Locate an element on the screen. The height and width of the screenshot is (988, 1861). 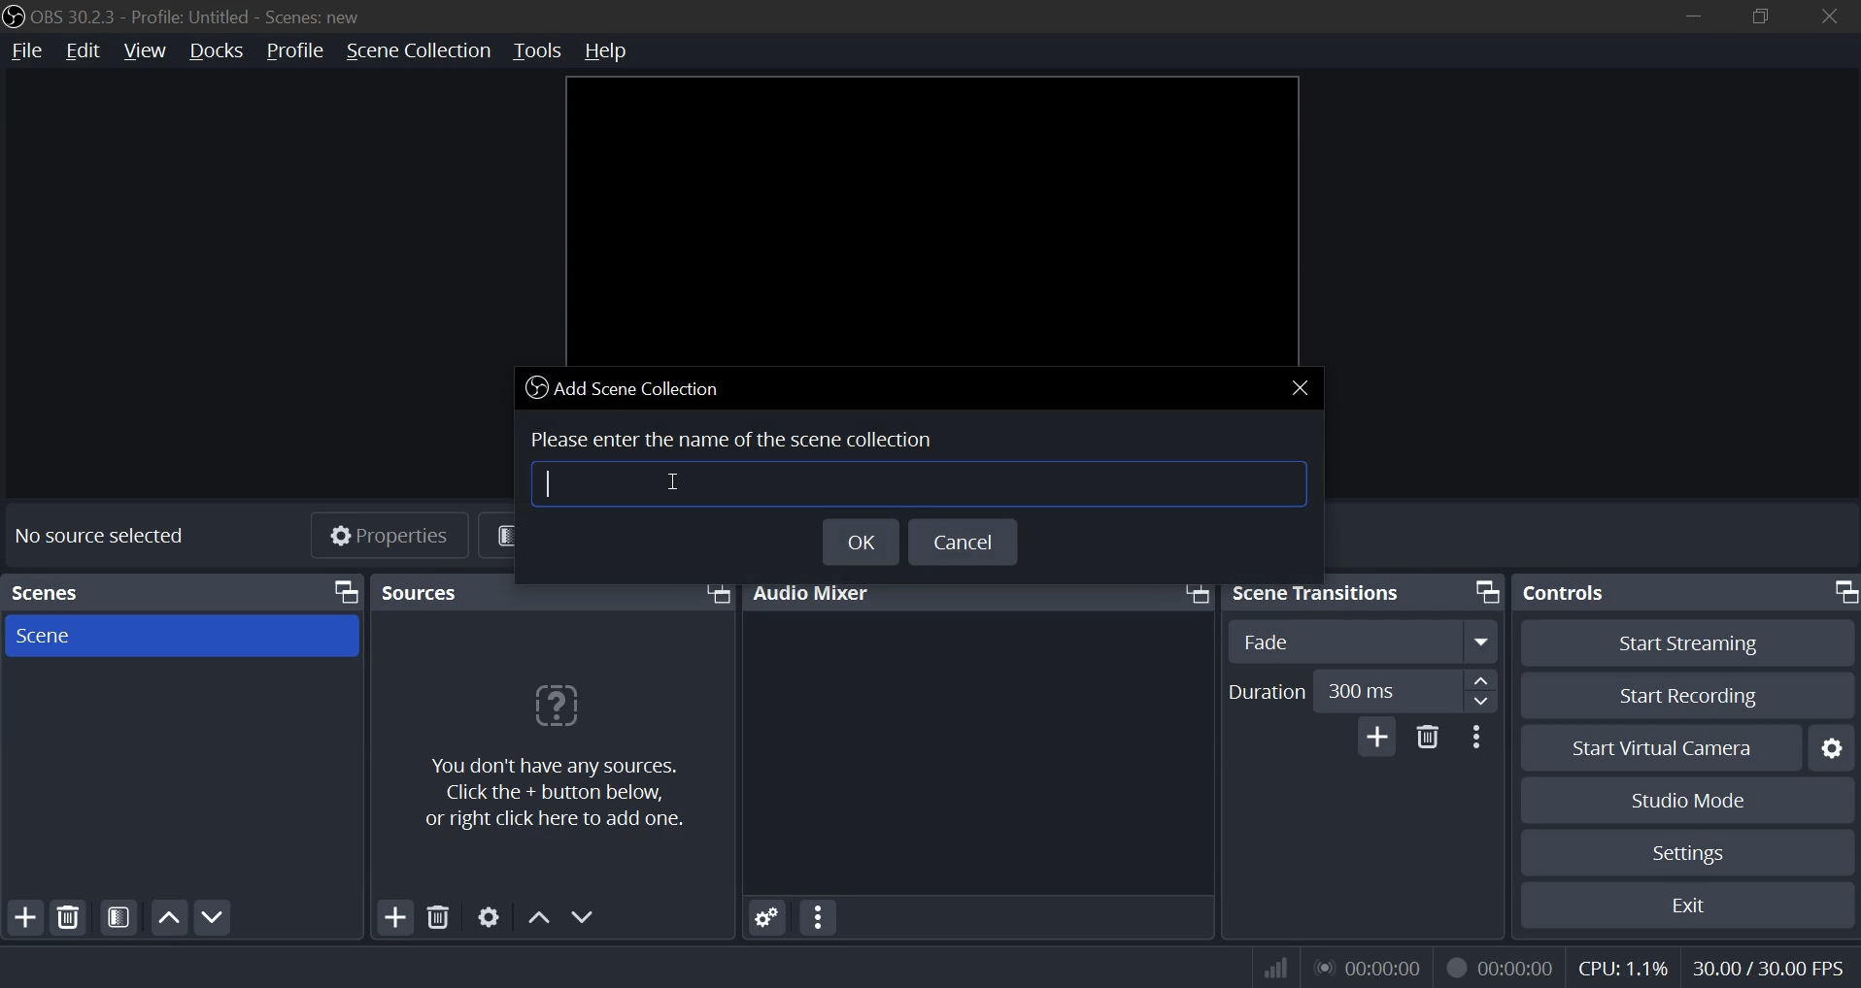
add is located at coordinates (1377, 737).